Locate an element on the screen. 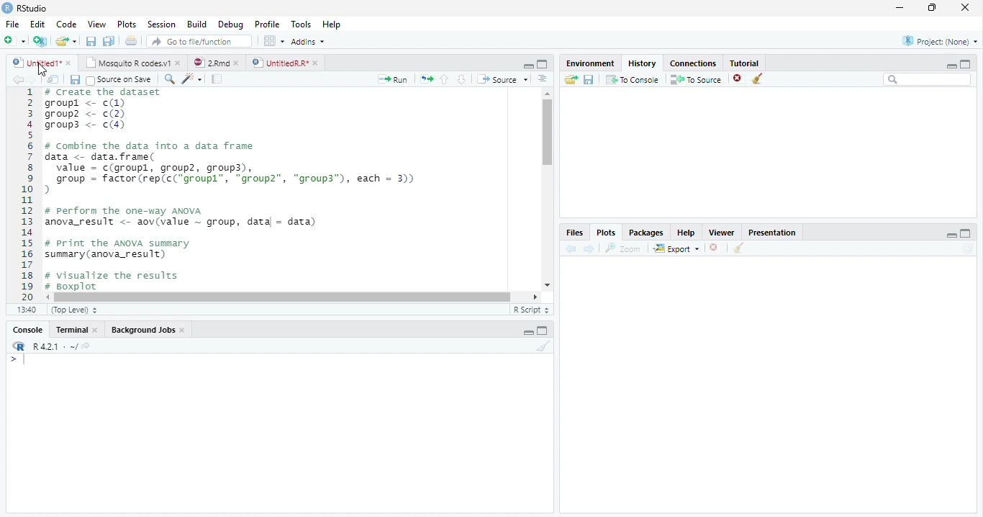 The image size is (983, 517). Go to next section  is located at coordinates (462, 79).